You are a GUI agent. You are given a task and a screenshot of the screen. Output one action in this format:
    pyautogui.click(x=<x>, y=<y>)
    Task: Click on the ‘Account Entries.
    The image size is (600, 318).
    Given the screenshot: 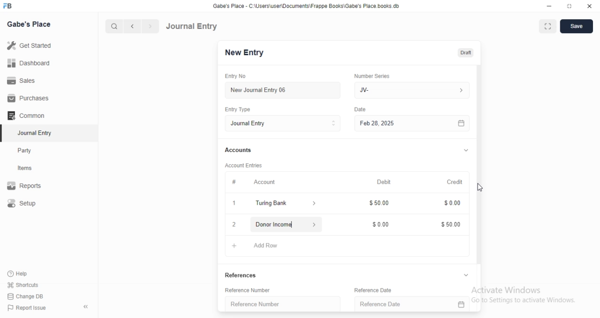 What is the action you would take?
    pyautogui.click(x=247, y=165)
    